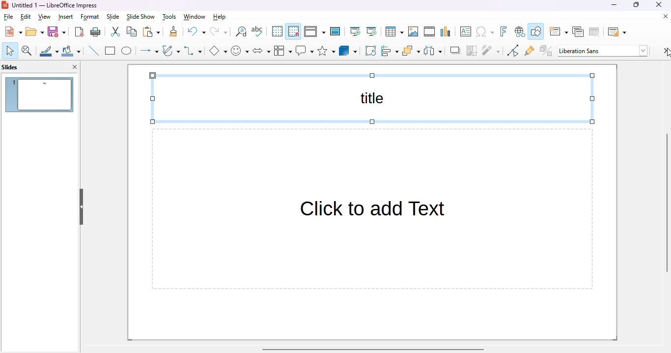 This screenshot has height=353, width=671. I want to click on show gluepoint functions, so click(530, 51).